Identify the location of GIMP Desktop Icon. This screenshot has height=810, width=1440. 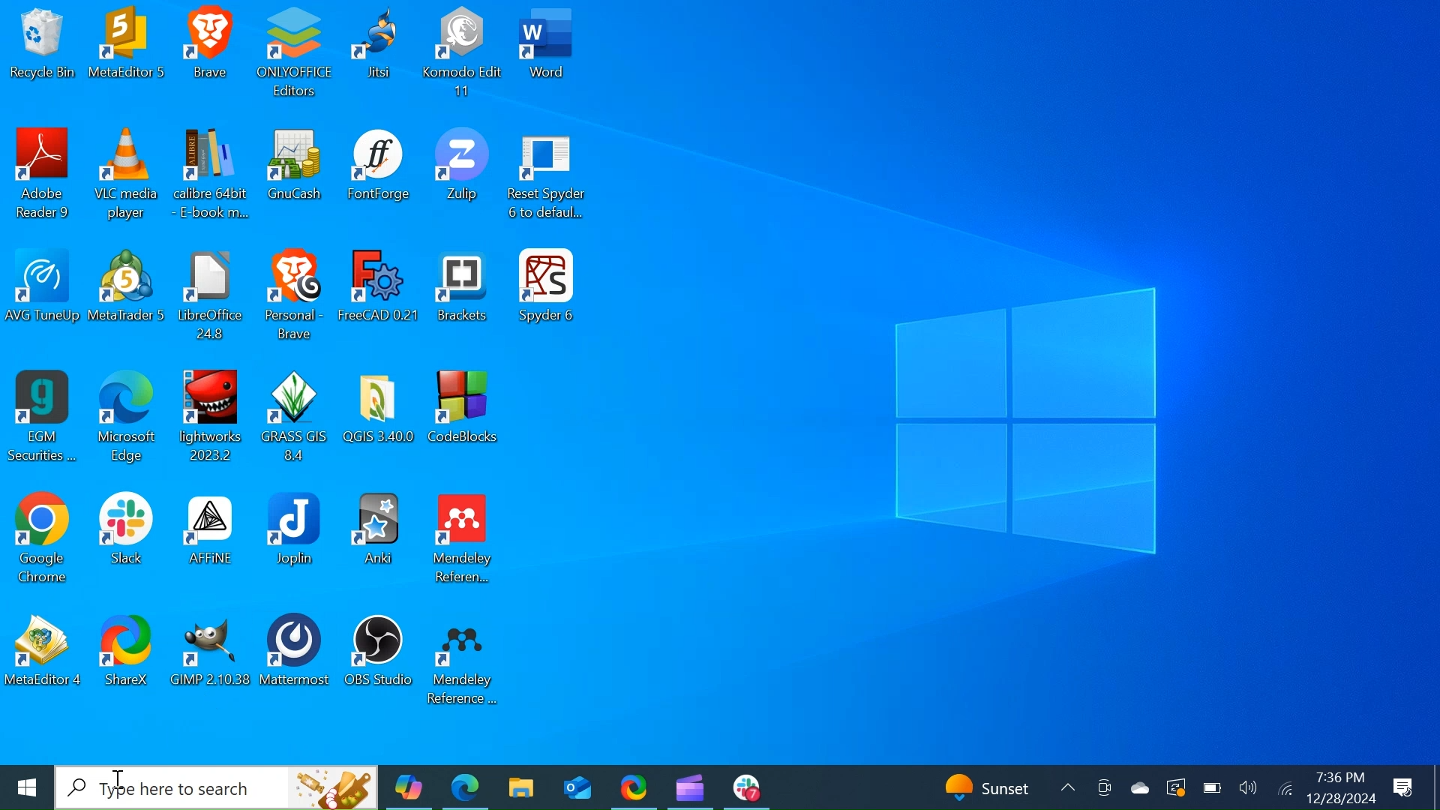
(211, 661).